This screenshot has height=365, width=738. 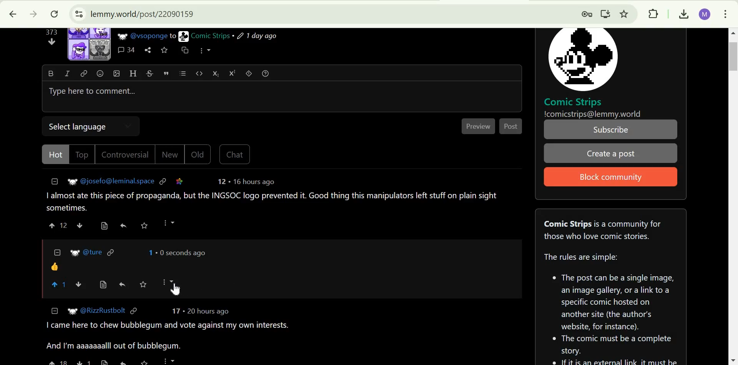 I want to click on link, so click(x=84, y=73).